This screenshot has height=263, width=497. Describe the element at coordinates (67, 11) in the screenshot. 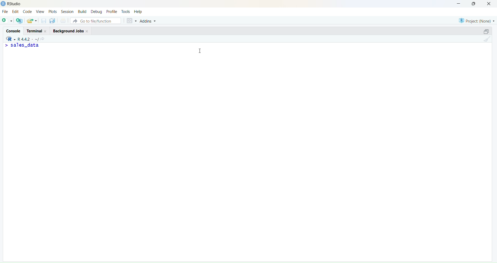

I see `Session` at that location.